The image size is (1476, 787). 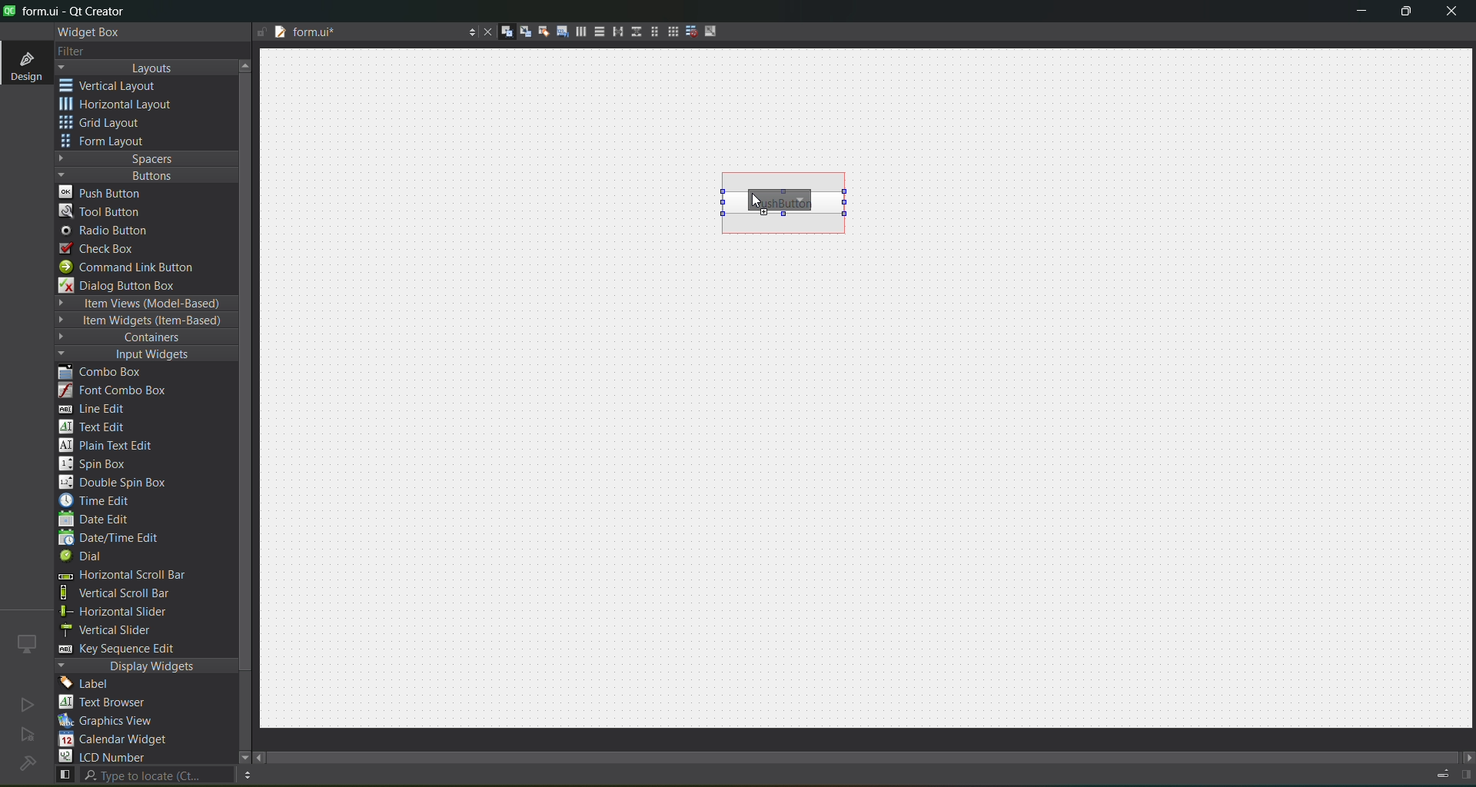 I want to click on move down, so click(x=237, y=755).